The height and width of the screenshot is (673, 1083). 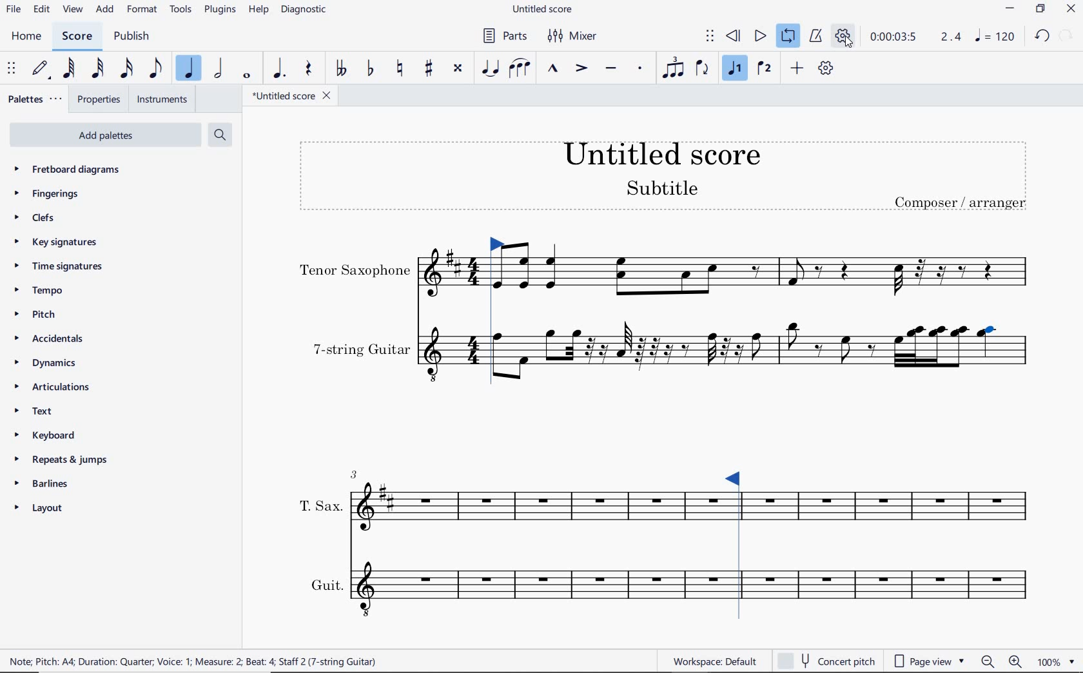 I want to click on REDO, so click(x=1068, y=34).